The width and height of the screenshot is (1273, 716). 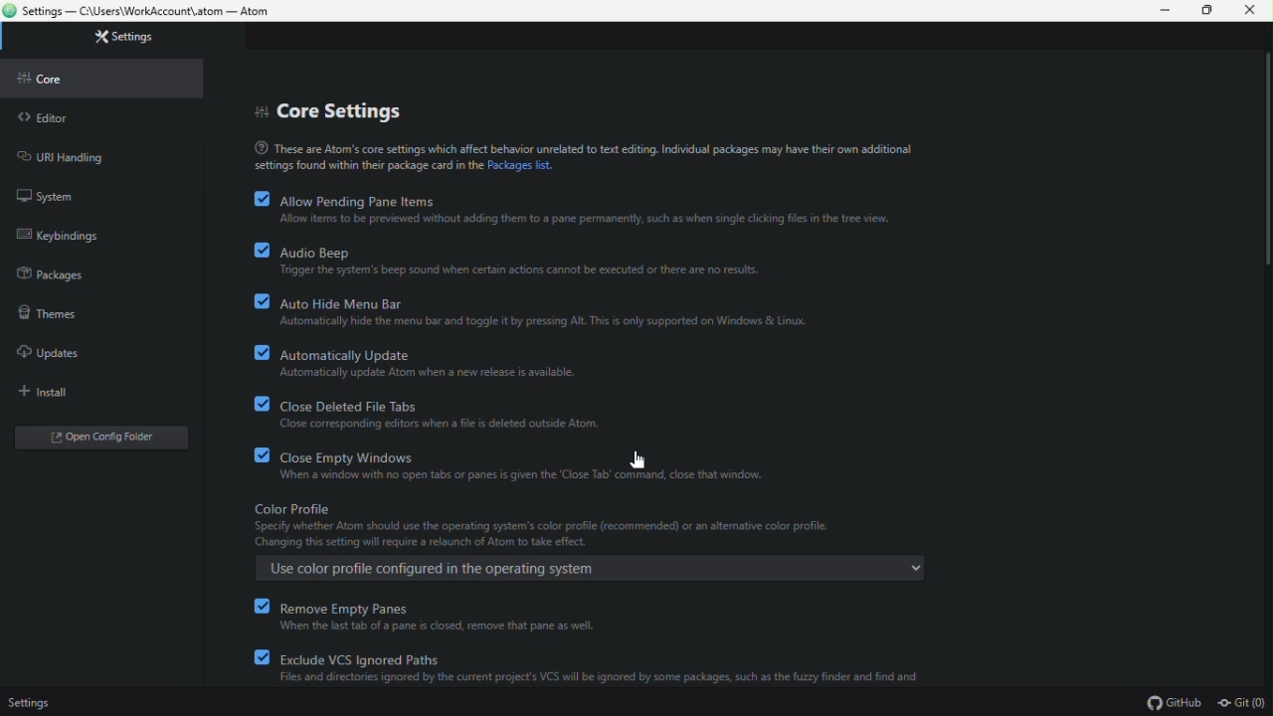 What do you see at coordinates (95, 193) in the screenshot?
I see `System` at bounding box center [95, 193].